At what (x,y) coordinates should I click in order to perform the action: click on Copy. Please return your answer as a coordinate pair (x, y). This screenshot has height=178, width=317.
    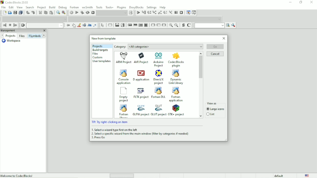
    Looking at the image, I should click on (45, 13).